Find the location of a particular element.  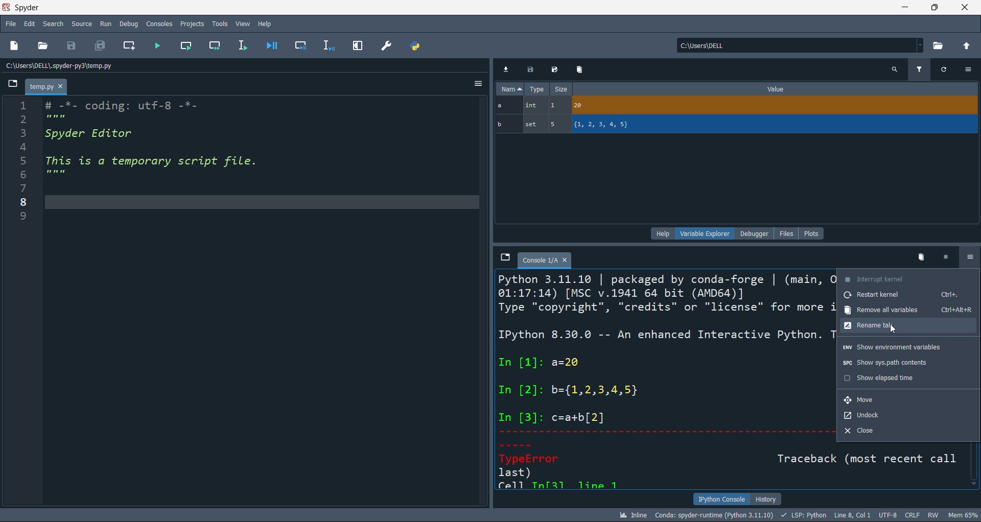

restart kernel is located at coordinates (908, 296).